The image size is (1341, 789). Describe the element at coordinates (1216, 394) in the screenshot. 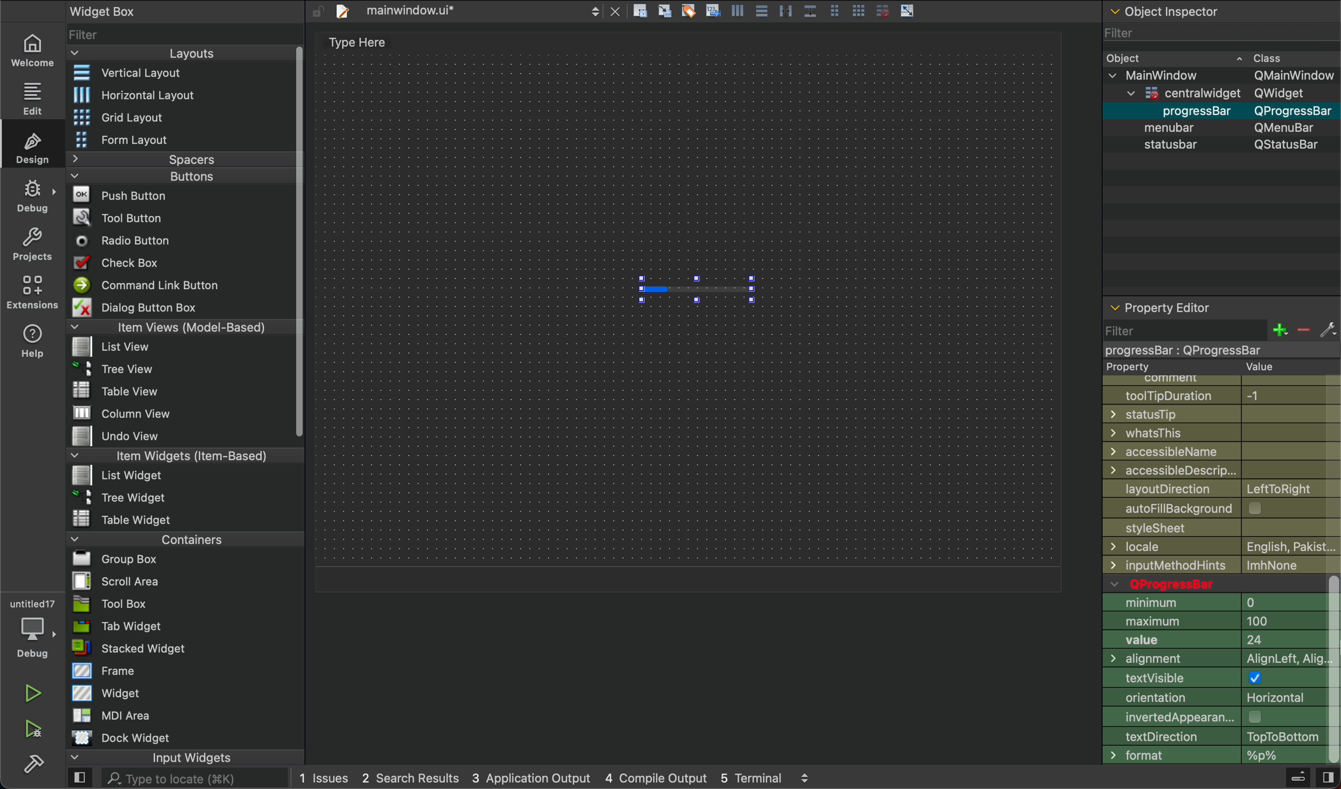

I see `tooltip duration` at that location.